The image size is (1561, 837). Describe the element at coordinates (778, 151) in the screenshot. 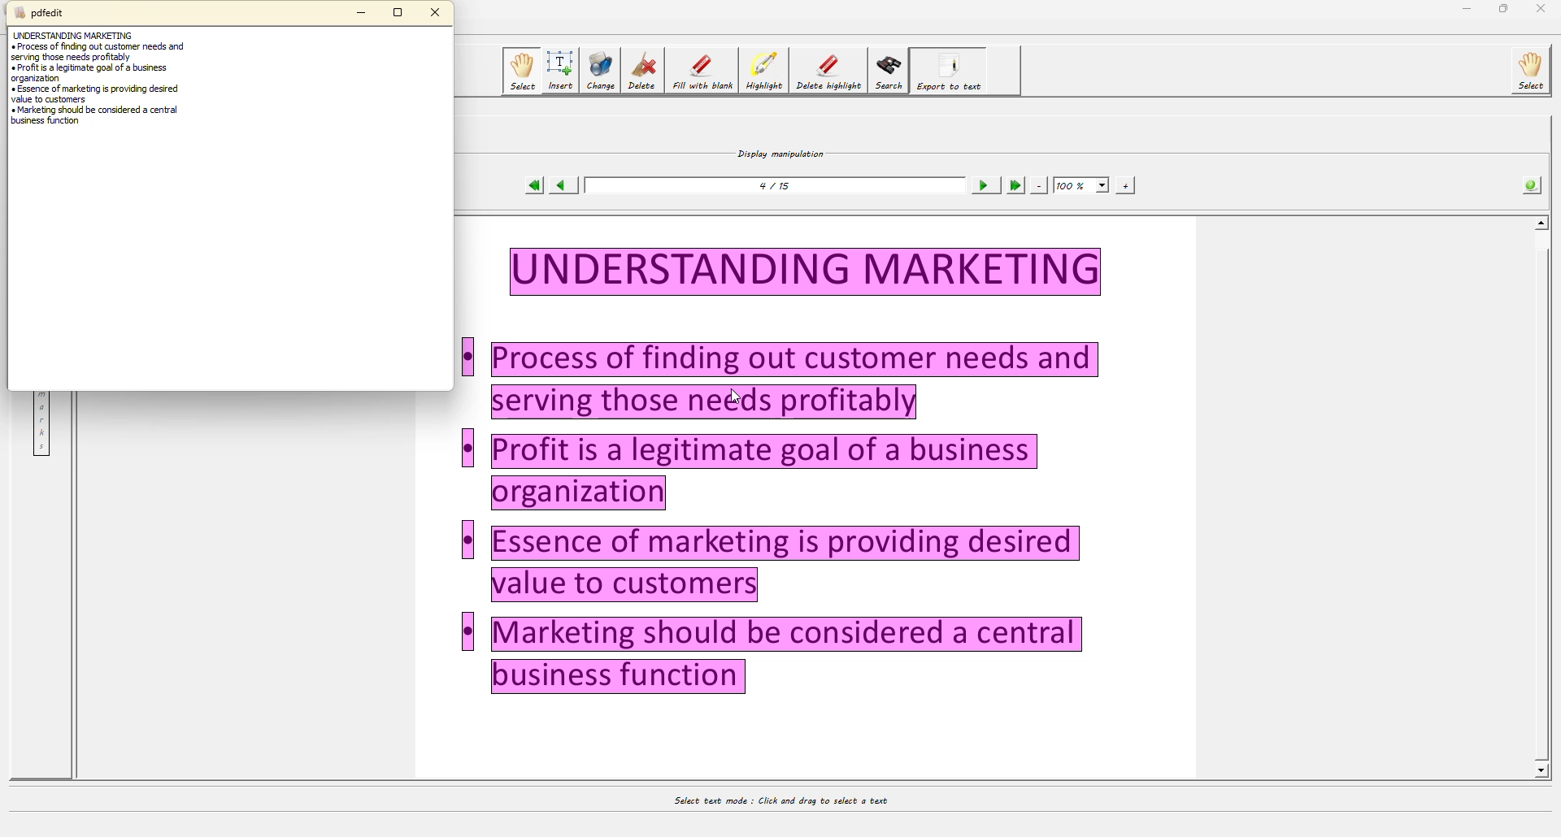

I see `display manipulation` at that location.